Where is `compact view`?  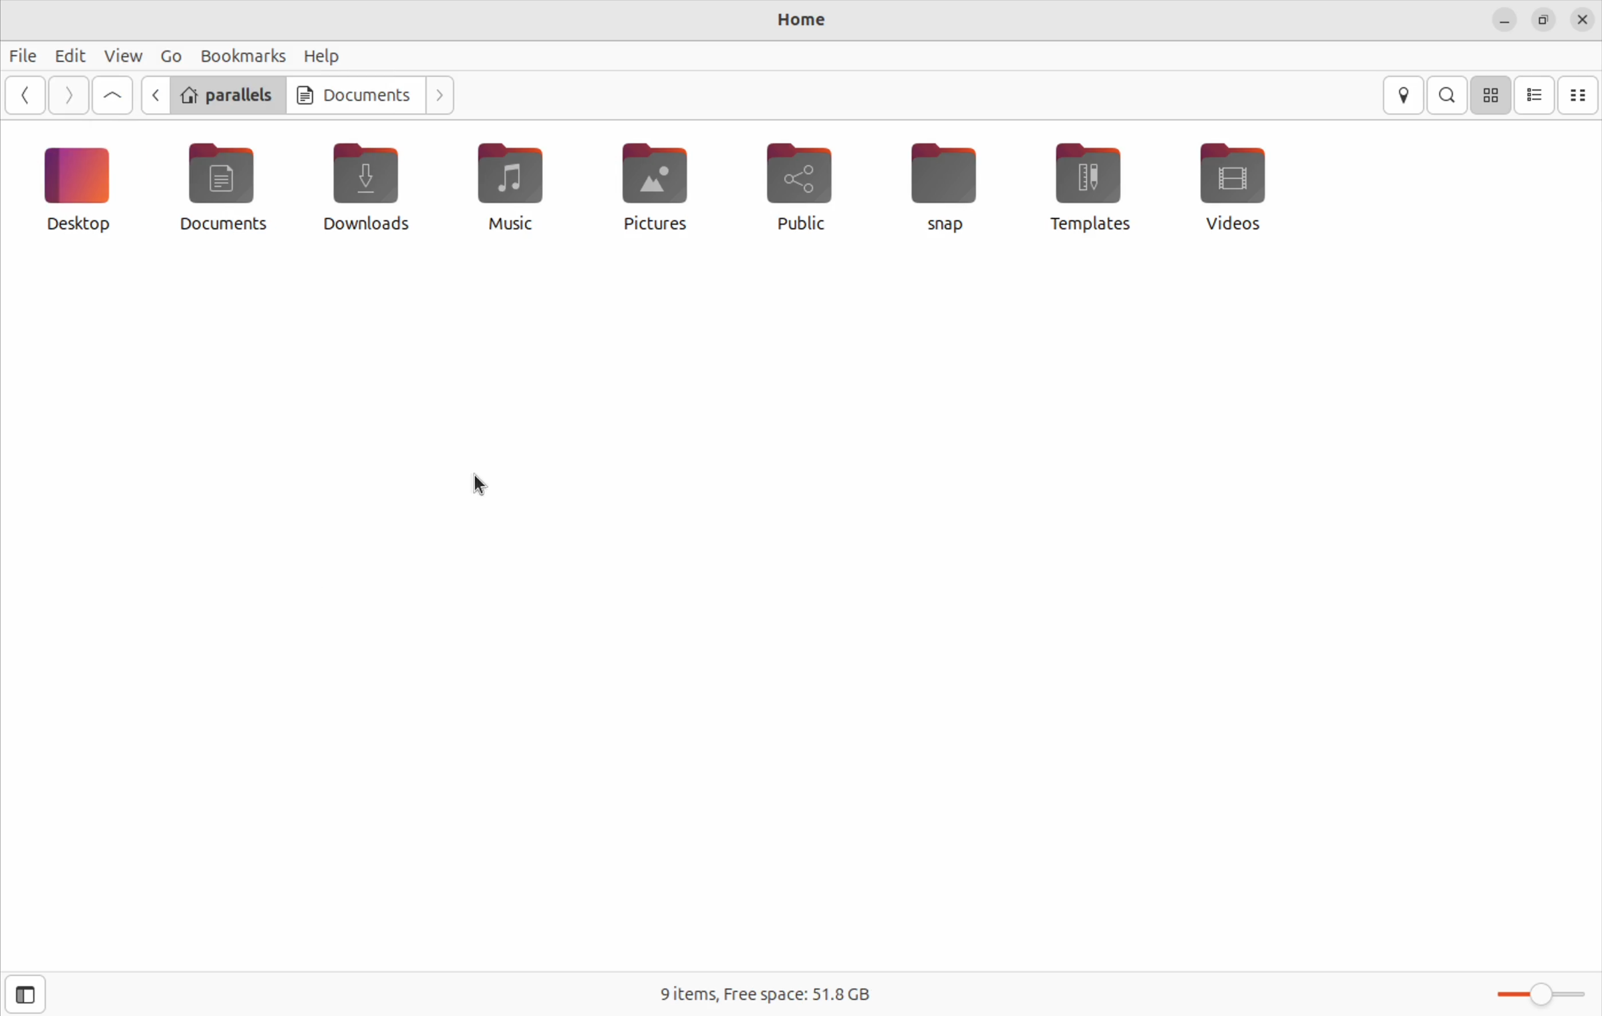
compact view is located at coordinates (1580, 93).